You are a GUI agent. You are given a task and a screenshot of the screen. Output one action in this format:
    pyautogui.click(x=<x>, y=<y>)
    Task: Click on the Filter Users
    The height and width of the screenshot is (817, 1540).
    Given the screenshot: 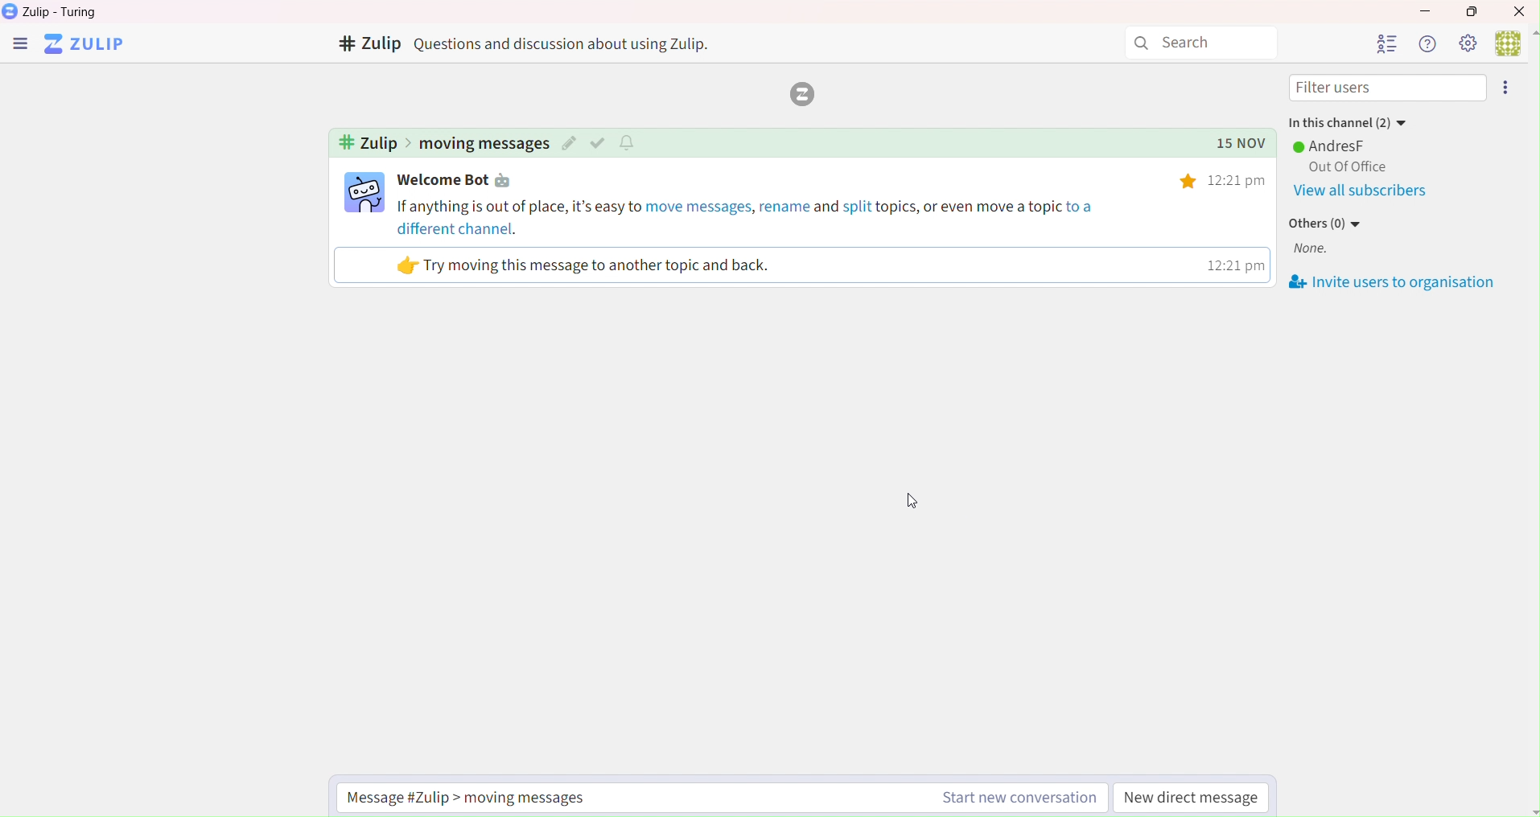 What is the action you would take?
    pyautogui.click(x=1388, y=88)
    